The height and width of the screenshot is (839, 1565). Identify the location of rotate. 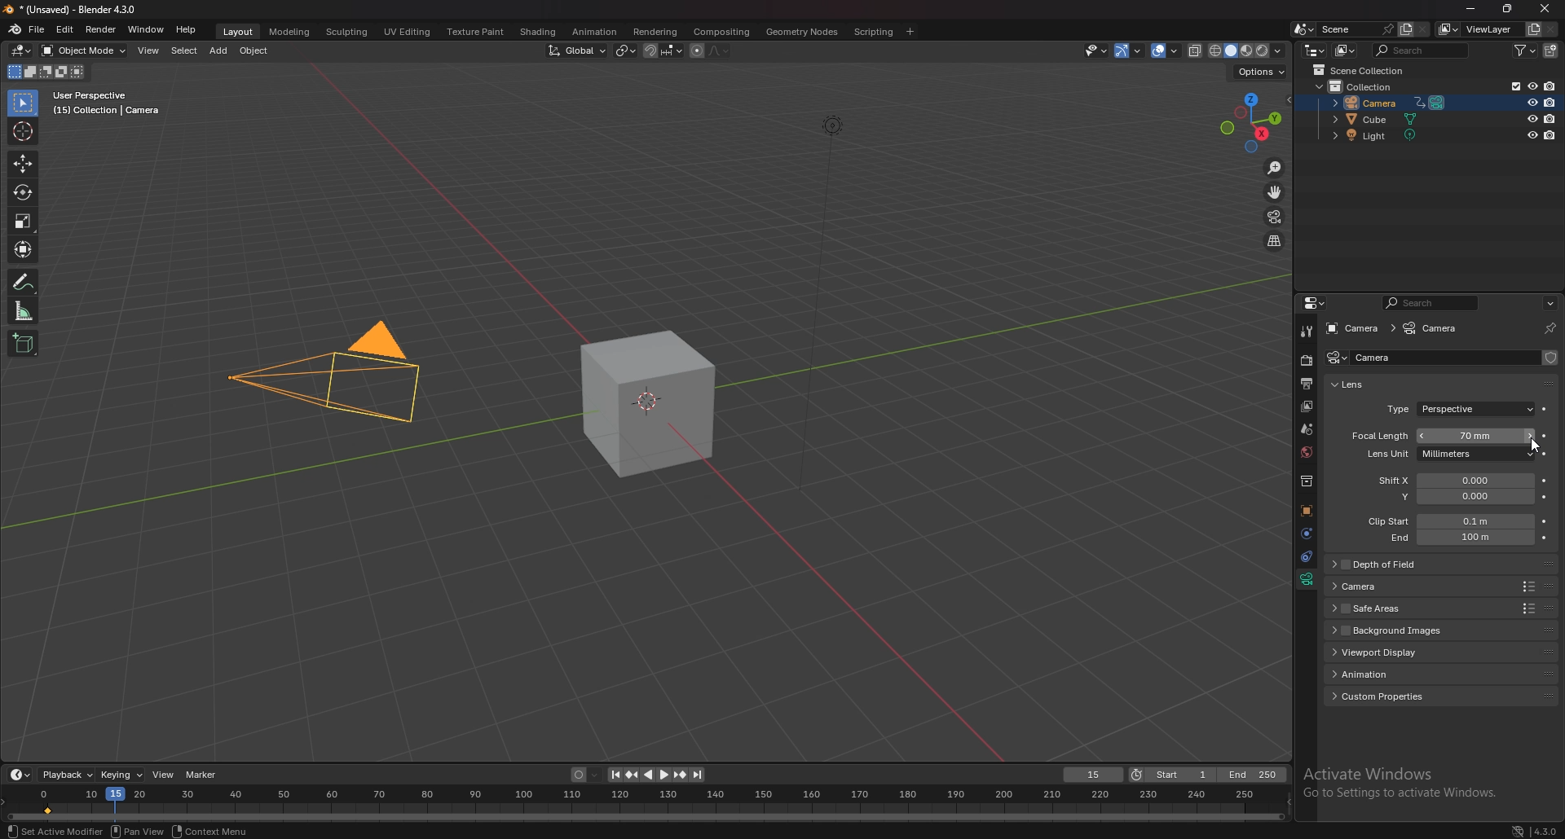
(22, 193).